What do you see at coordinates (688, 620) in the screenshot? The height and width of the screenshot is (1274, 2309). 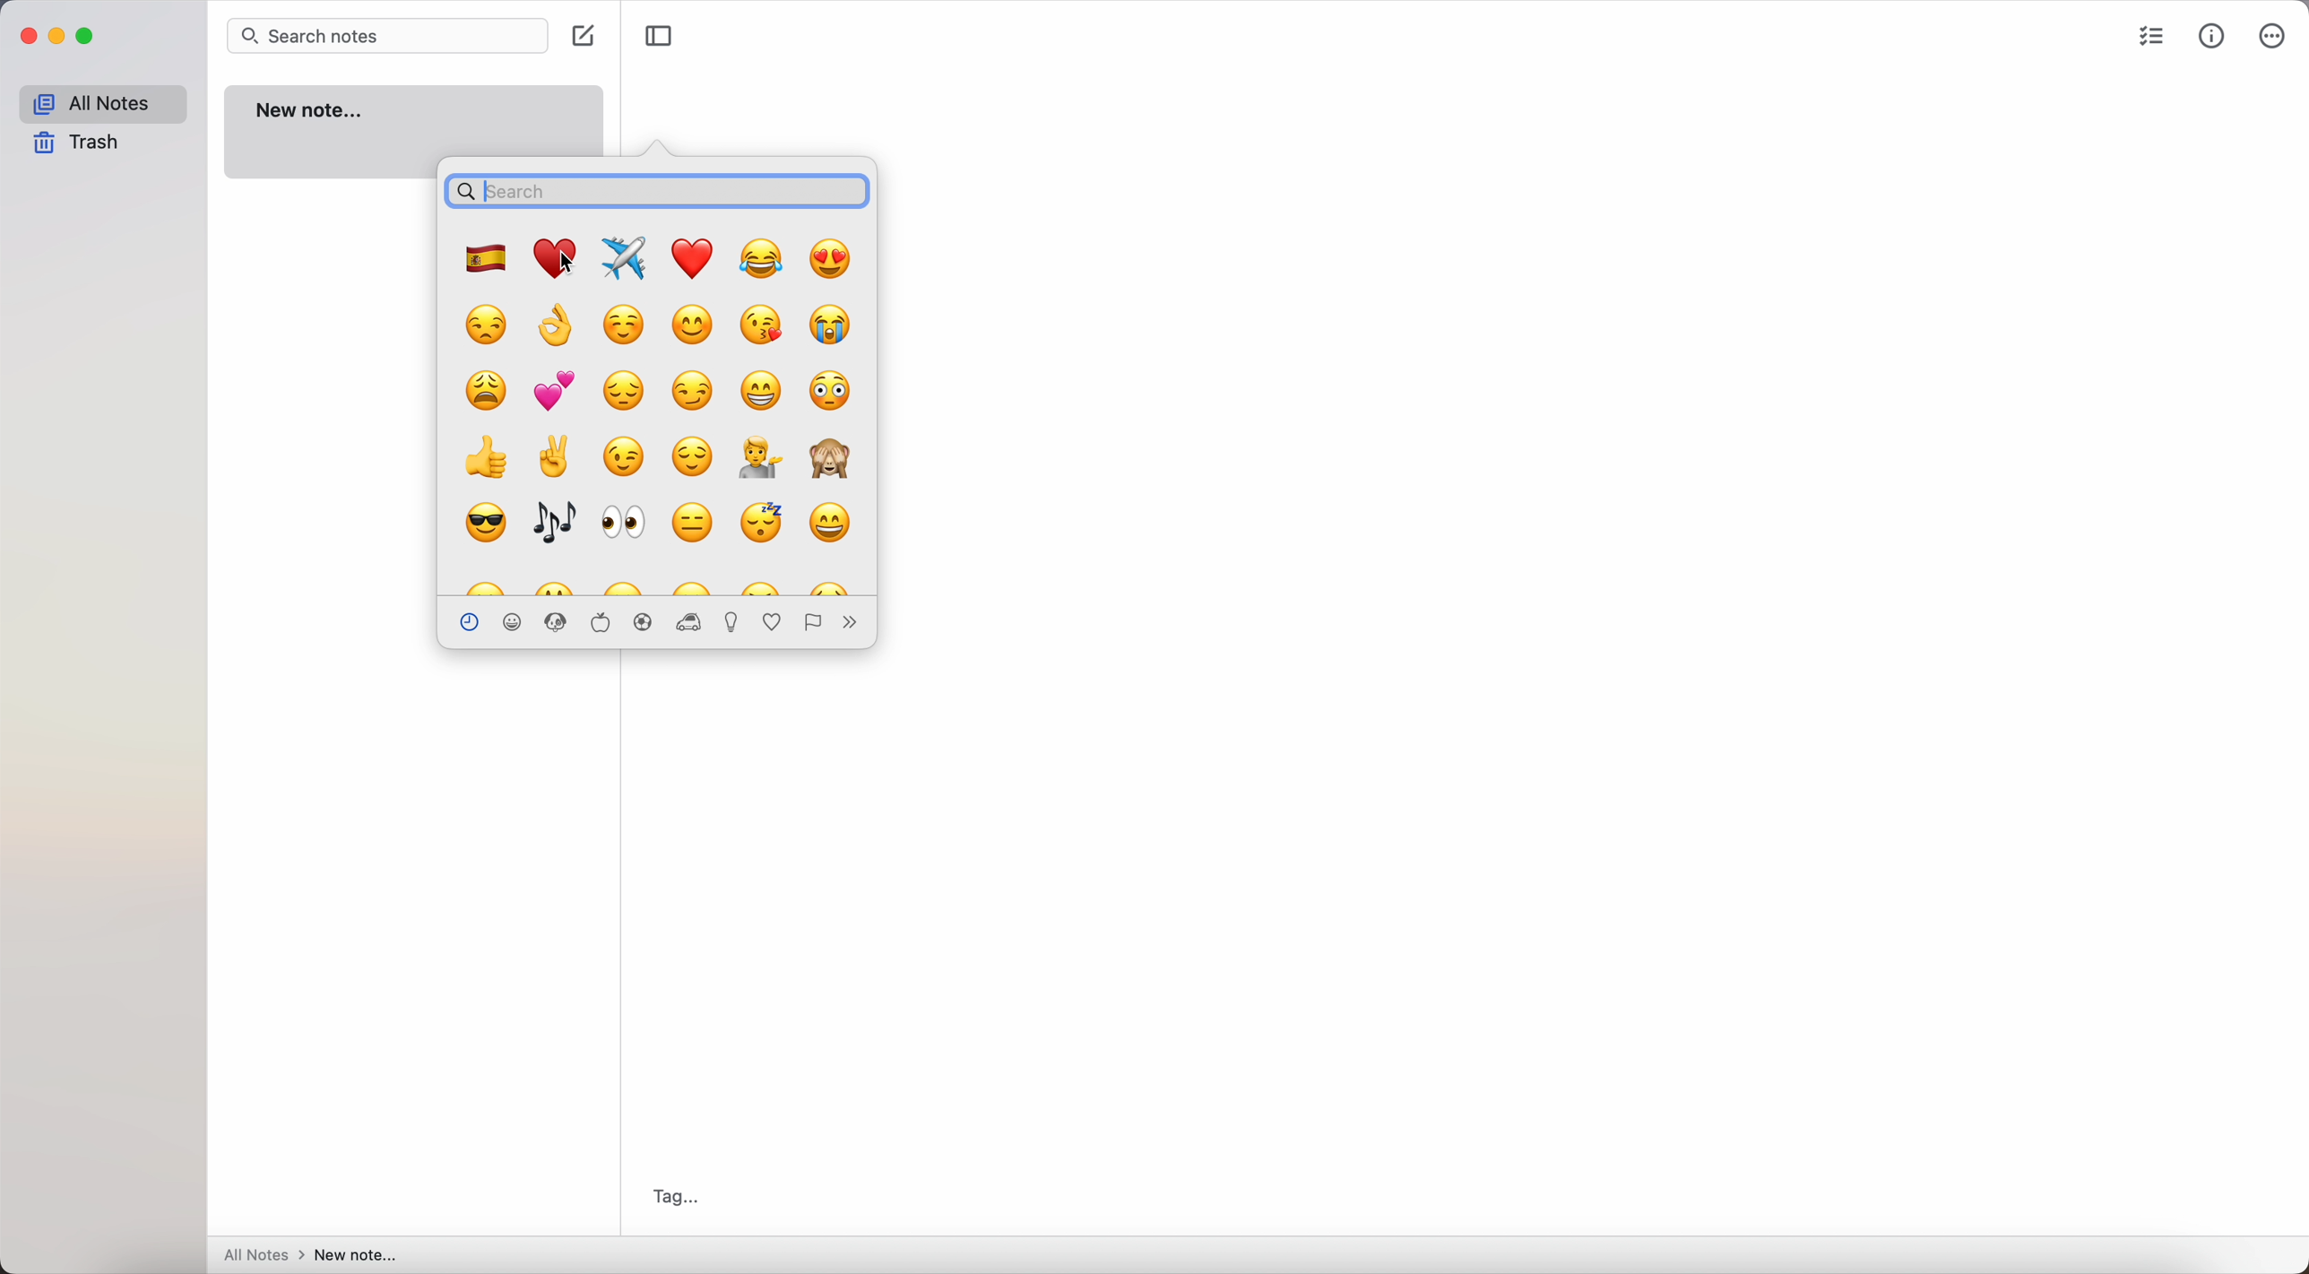 I see `emojis` at bounding box center [688, 620].